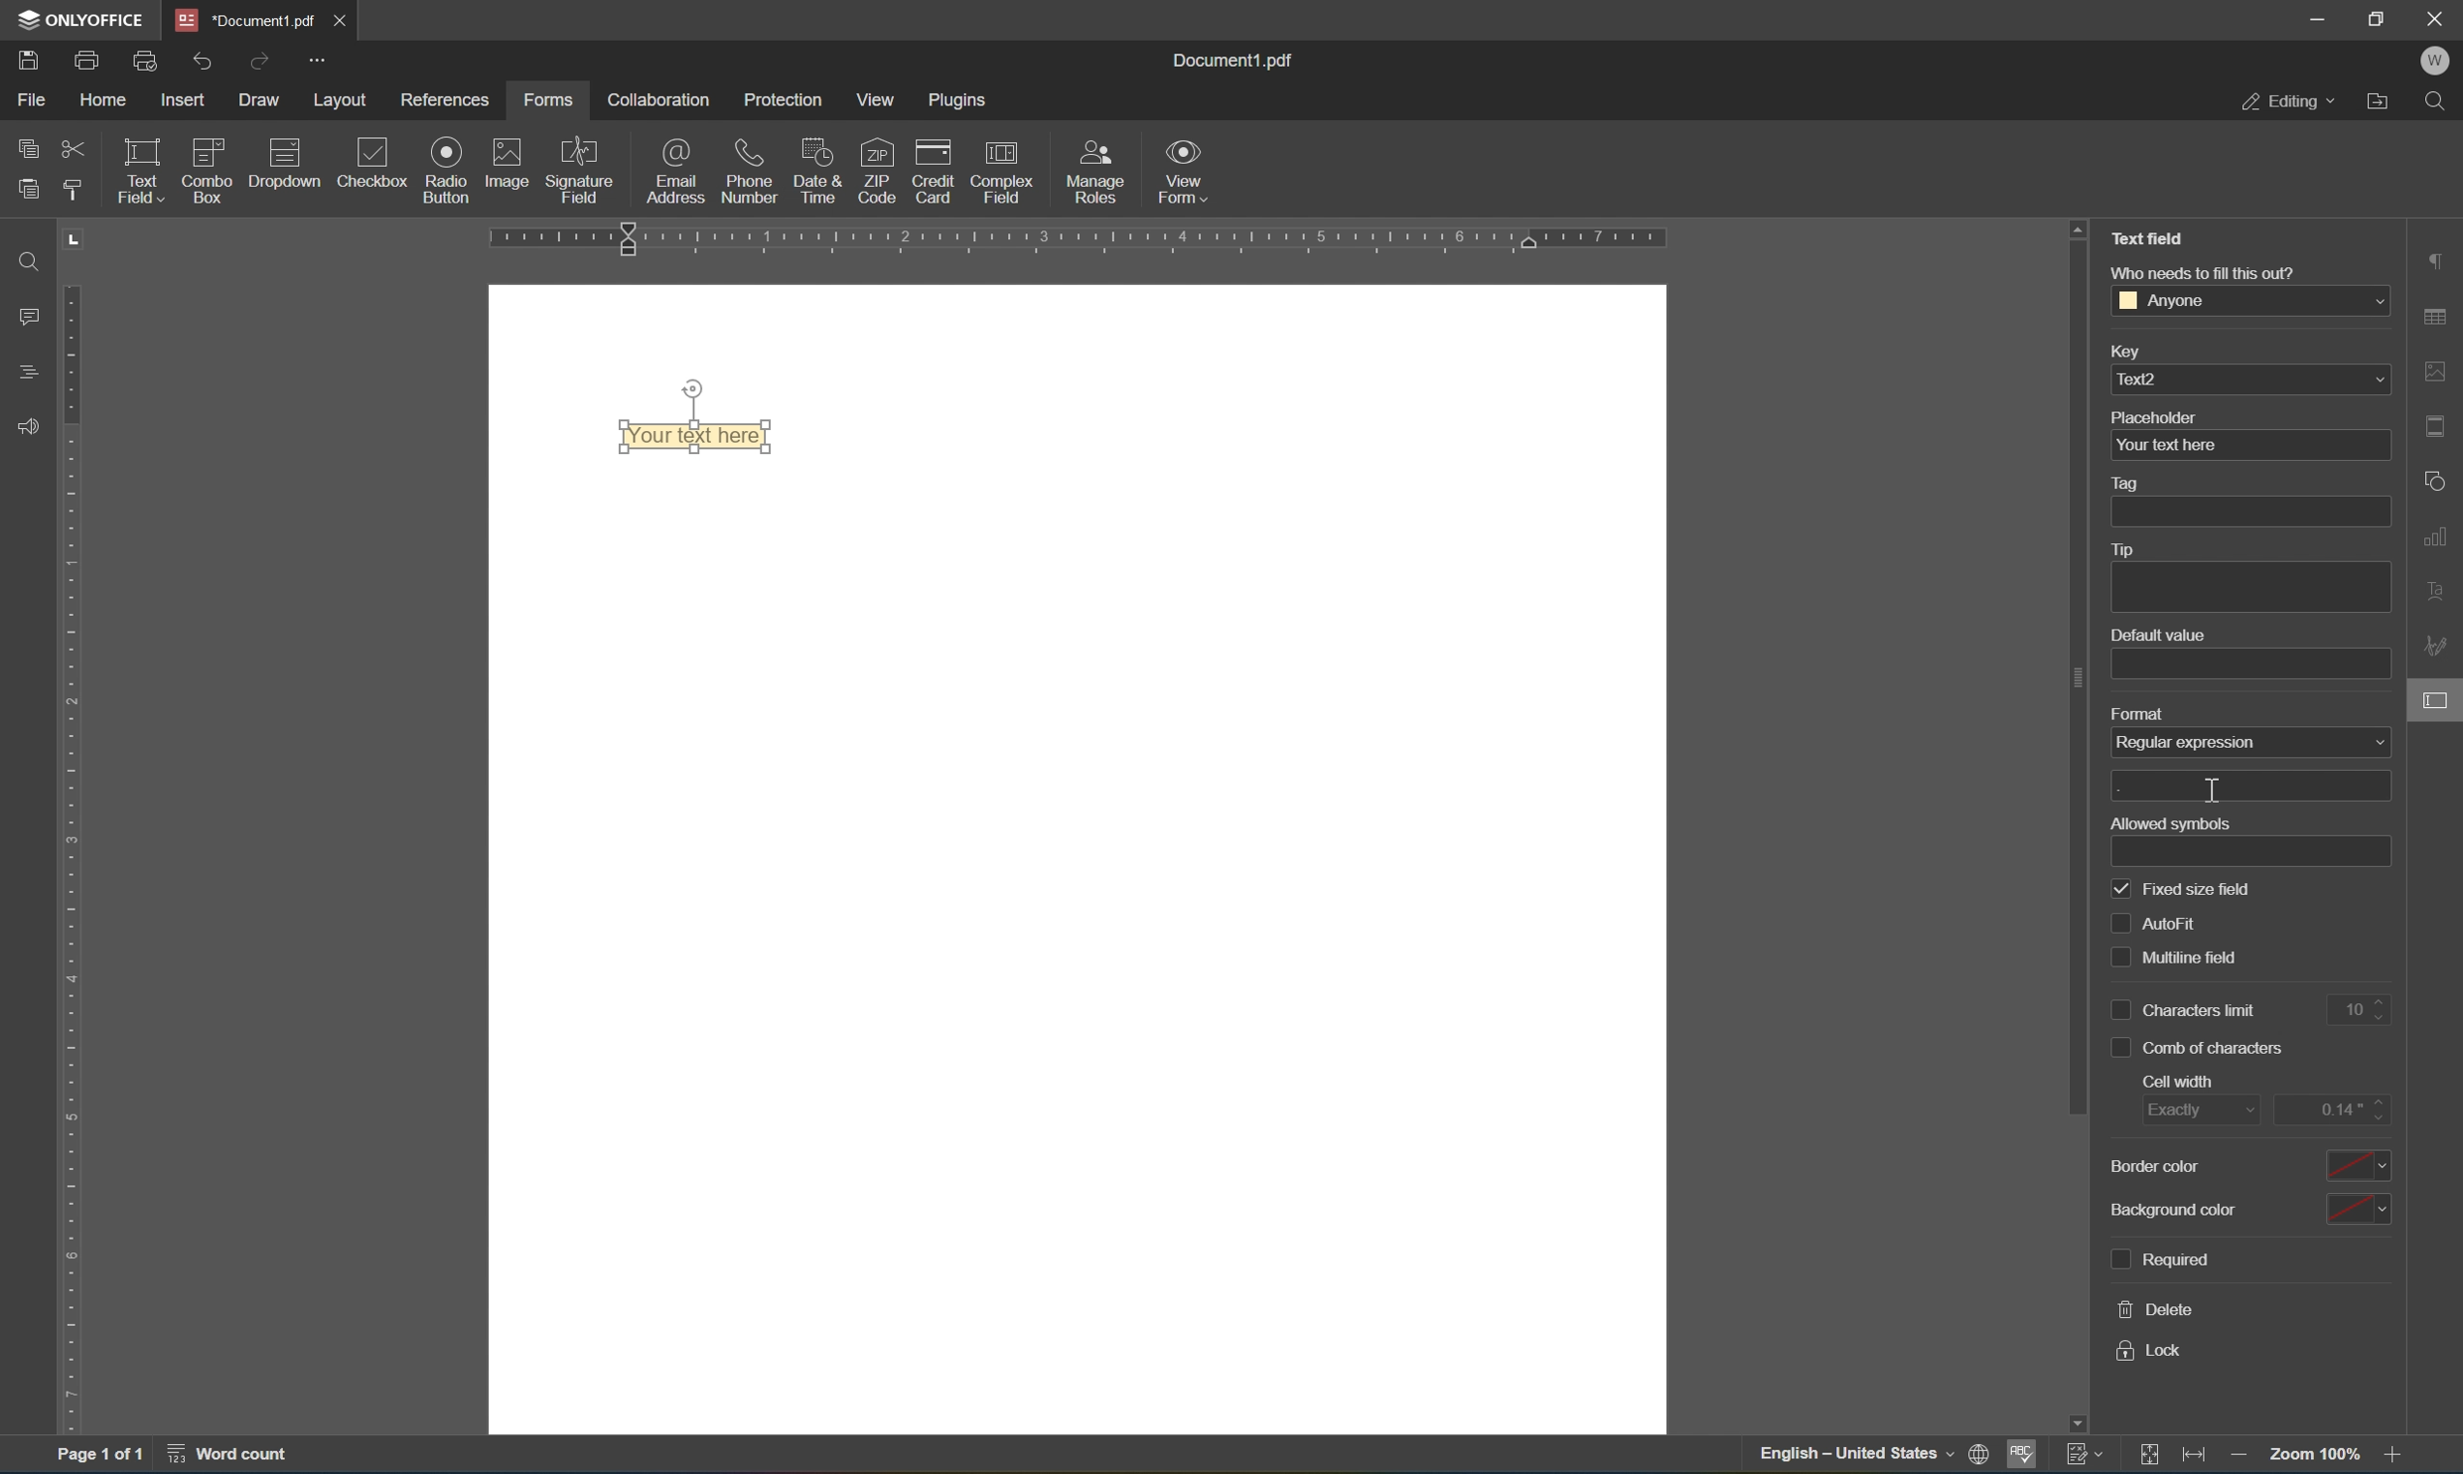 This screenshot has width=2463, height=1474. Describe the element at coordinates (2440, 16) in the screenshot. I see `close` at that location.